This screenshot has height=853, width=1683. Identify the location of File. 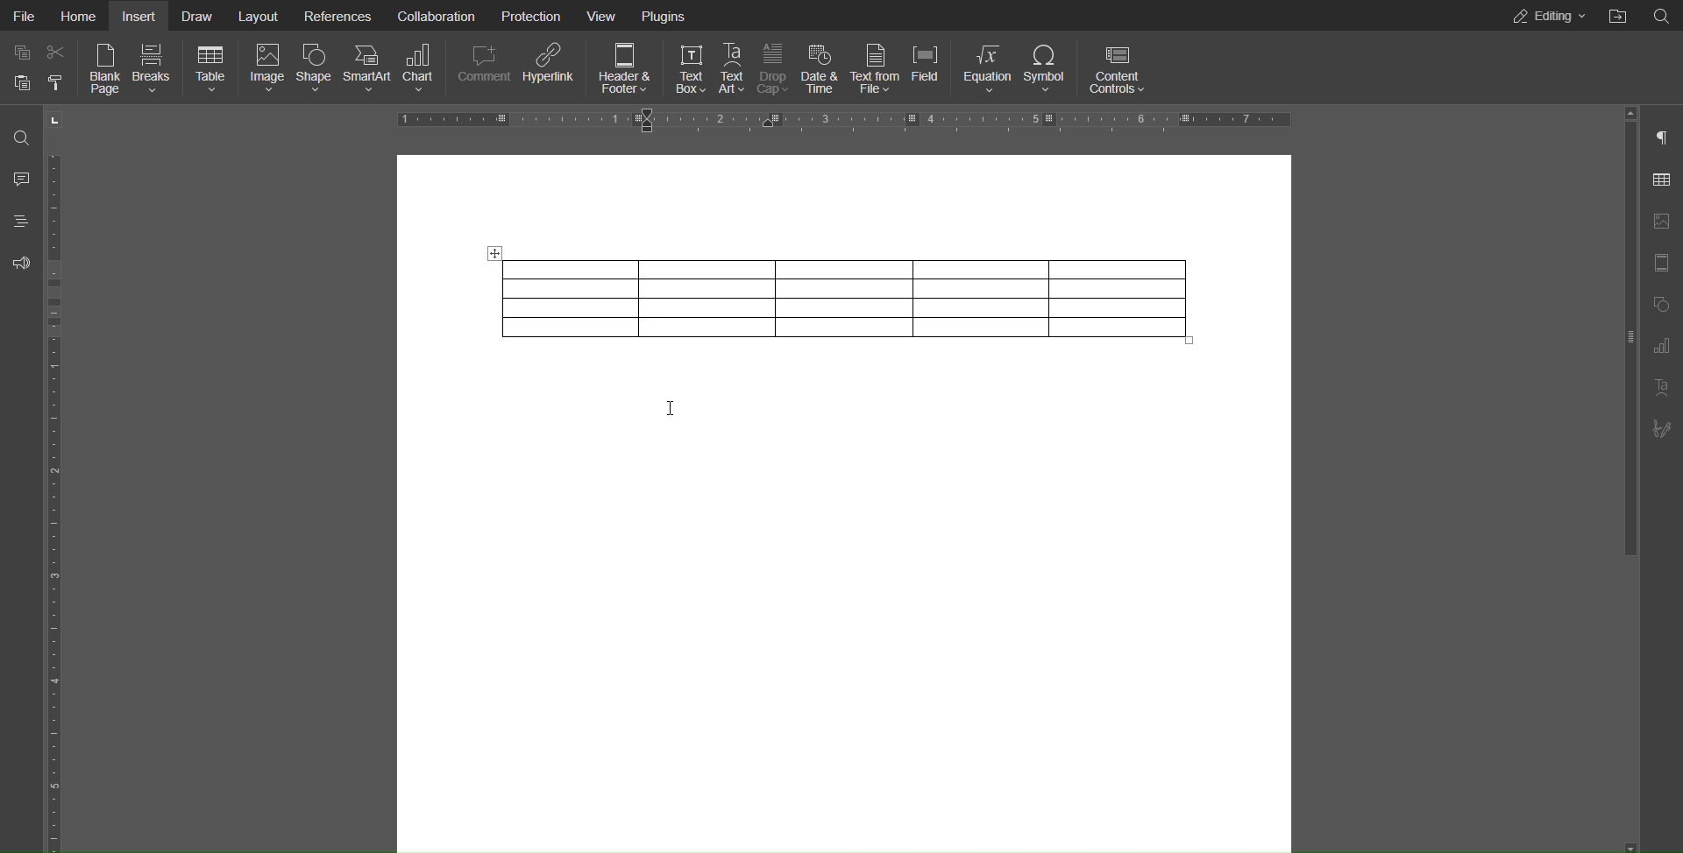
(25, 15).